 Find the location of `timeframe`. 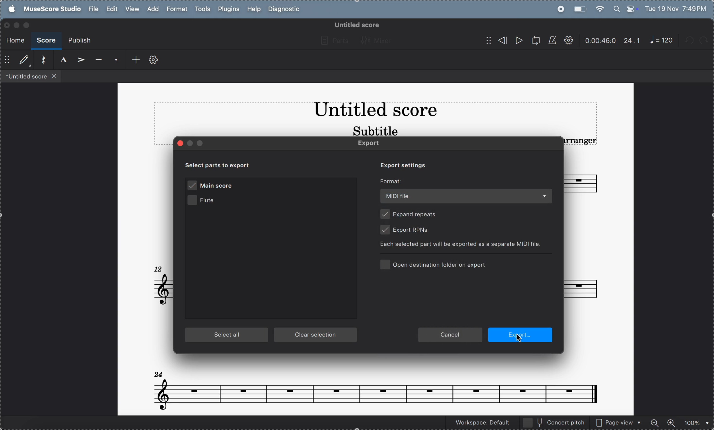

timeframe is located at coordinates (600, 40).